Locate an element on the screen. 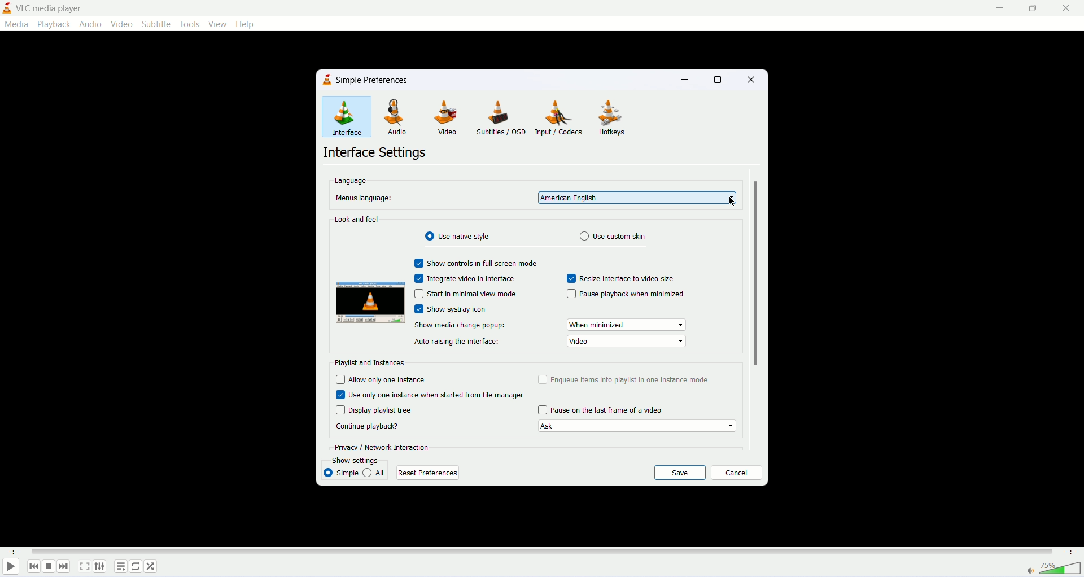 The height and width of the screenshot is (577, 1084). show media change popup is located at coordinates (460, 326).